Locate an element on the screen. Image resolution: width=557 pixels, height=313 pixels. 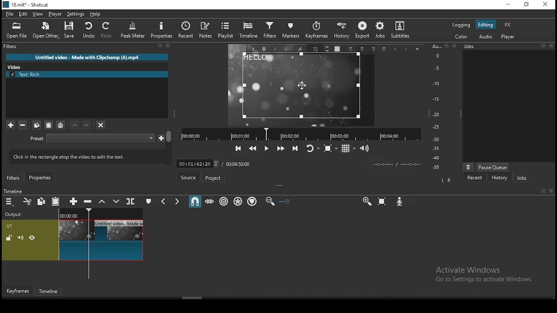
timeline is located at coordinates (49, 292).